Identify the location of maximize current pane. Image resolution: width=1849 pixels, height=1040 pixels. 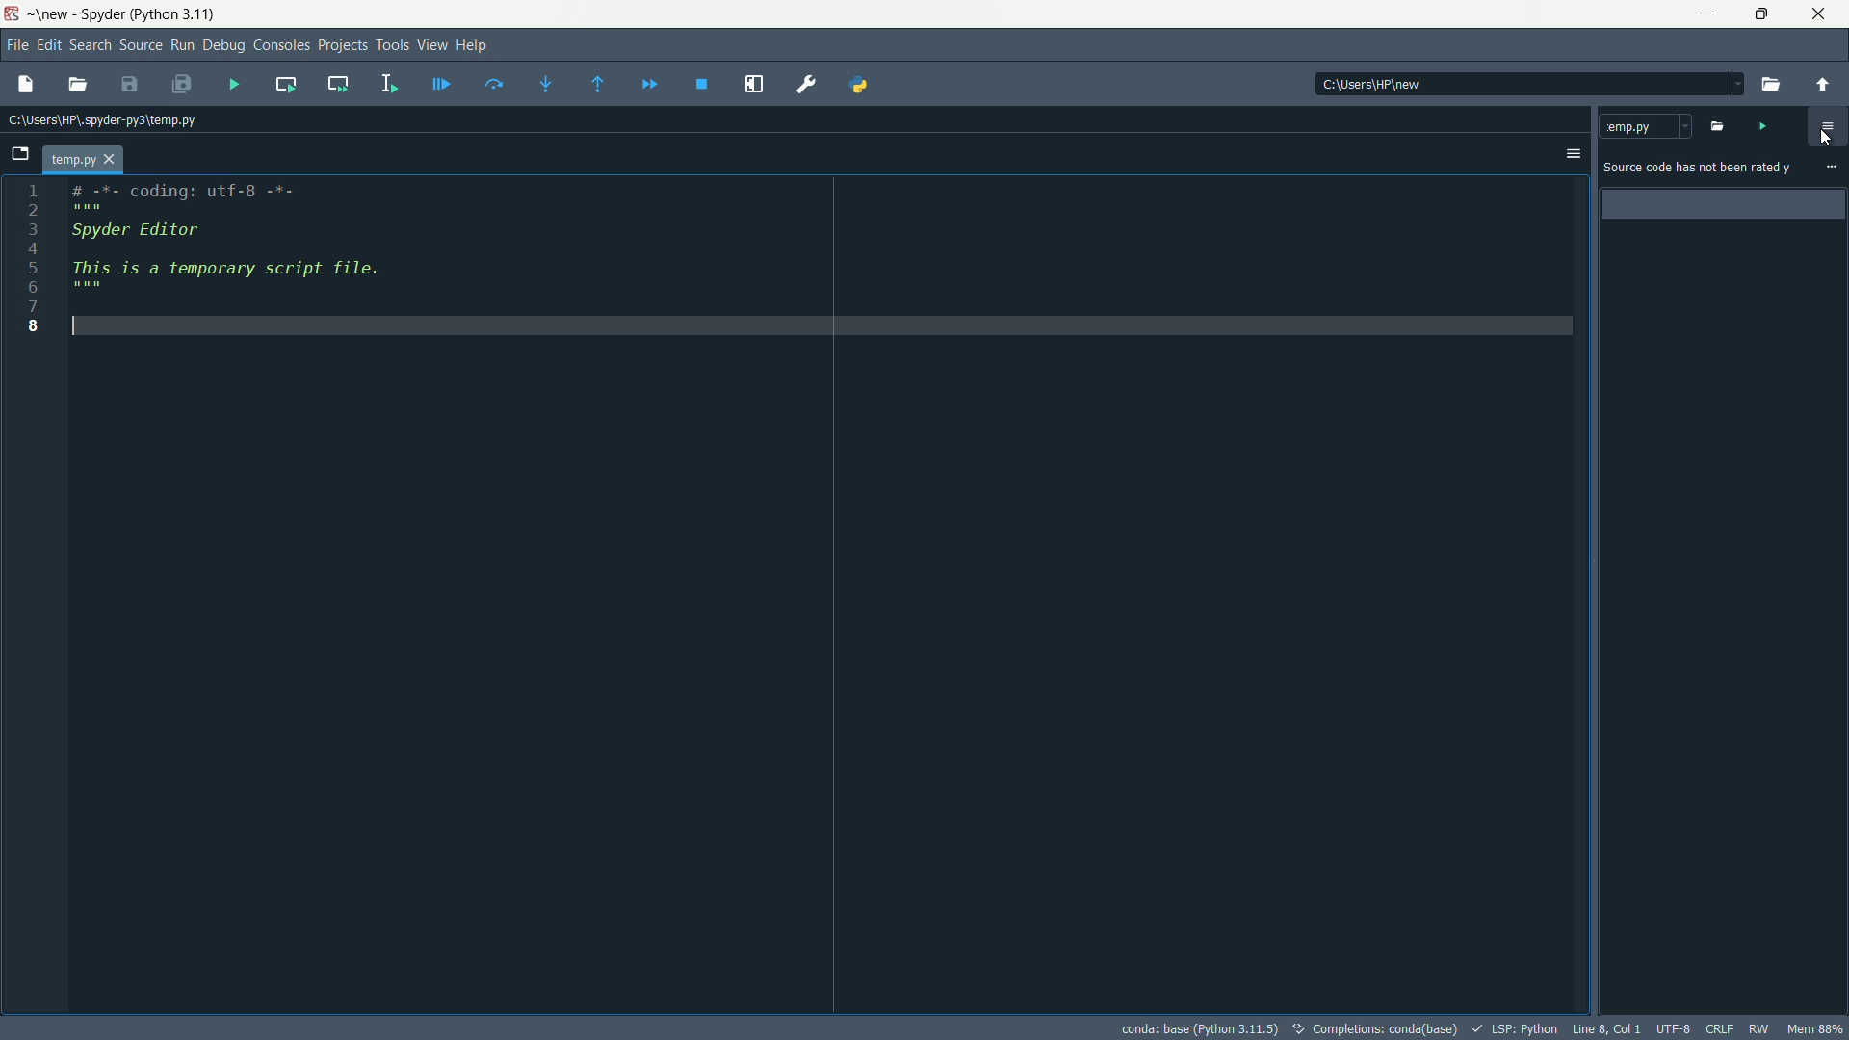
(753, 82).